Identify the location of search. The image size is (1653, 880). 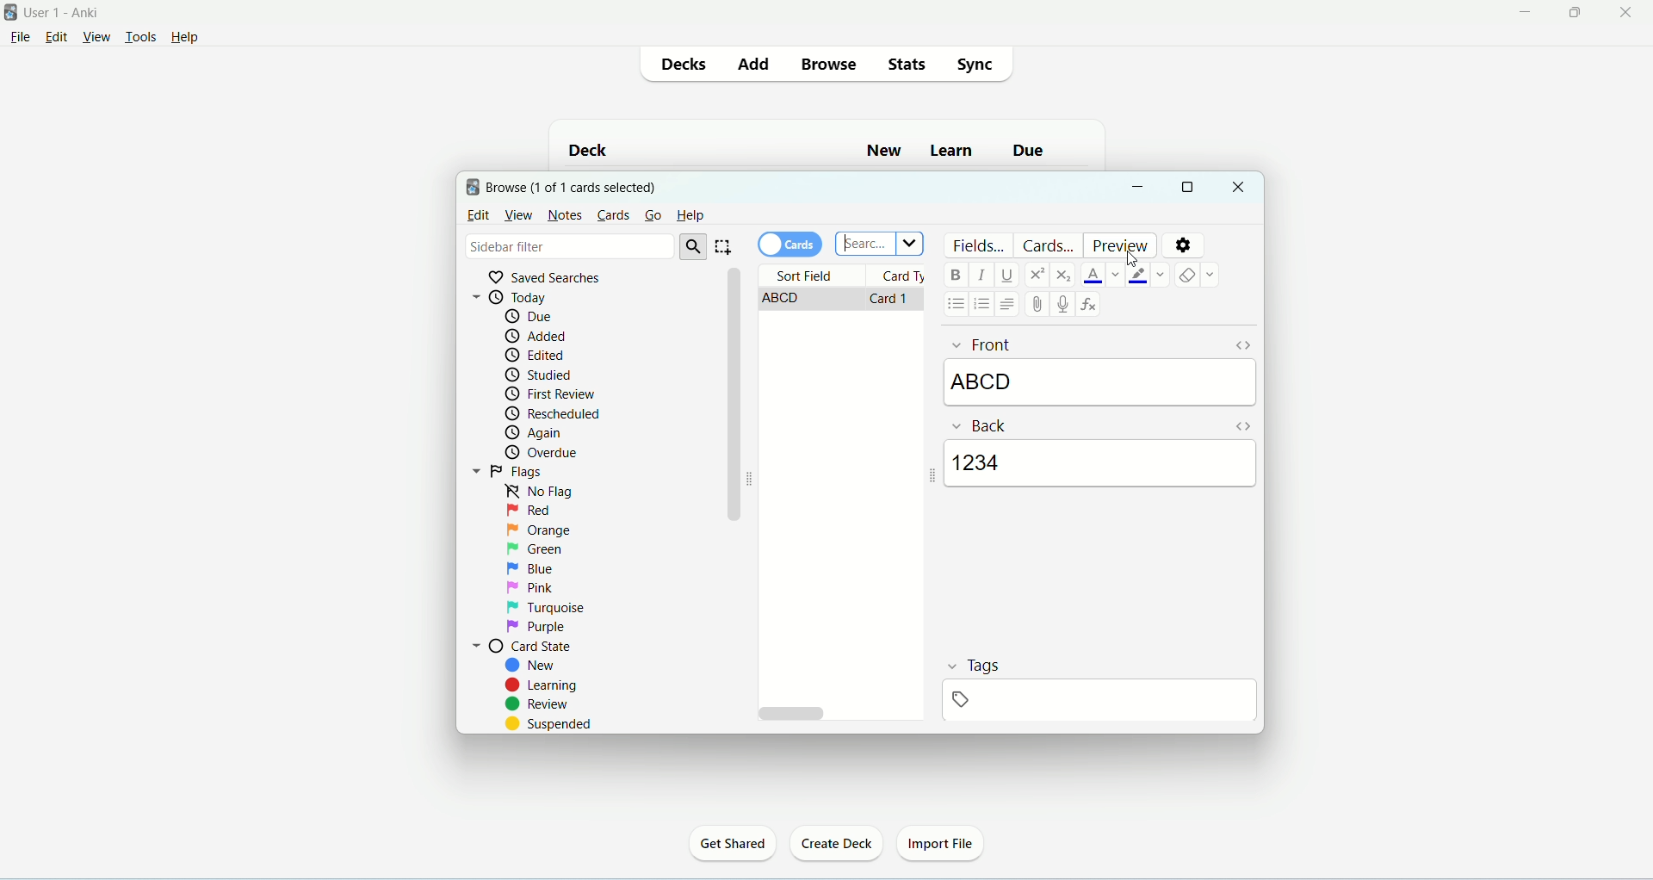
(878, 245).